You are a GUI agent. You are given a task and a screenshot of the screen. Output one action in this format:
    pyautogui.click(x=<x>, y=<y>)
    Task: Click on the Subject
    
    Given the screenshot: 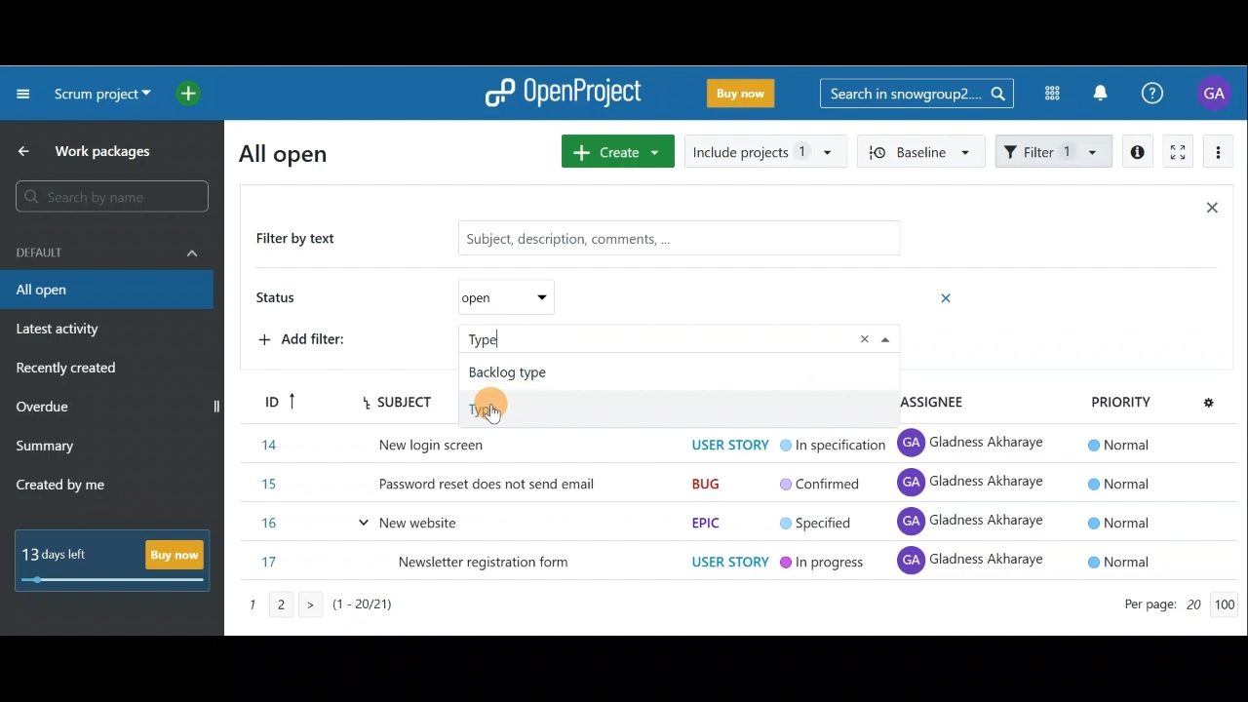 What is the action you would take?
    pyautogui.click(x=397, y=402)
    